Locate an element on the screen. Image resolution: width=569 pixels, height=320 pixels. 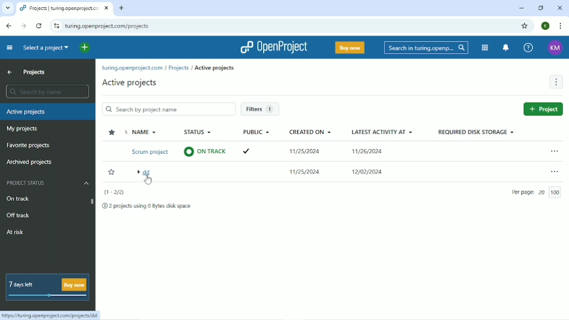
Active projects is located at coordinates (214, 69).